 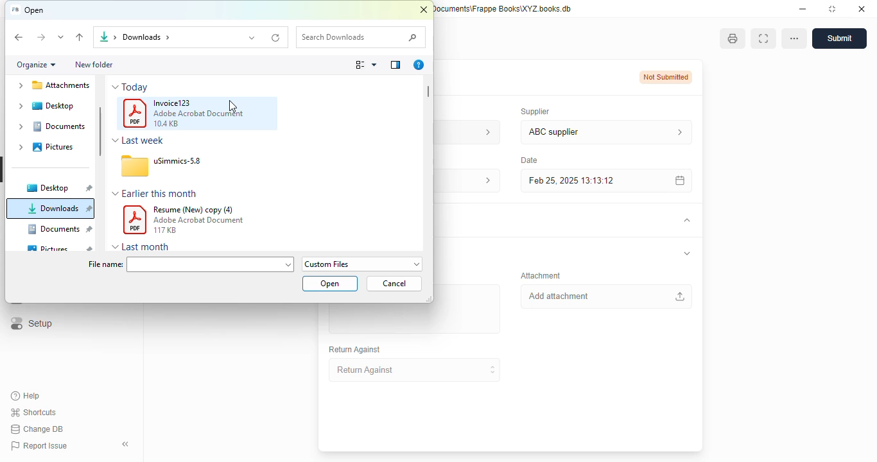 I want to click on shortcuts, so click(x=34, y=412).